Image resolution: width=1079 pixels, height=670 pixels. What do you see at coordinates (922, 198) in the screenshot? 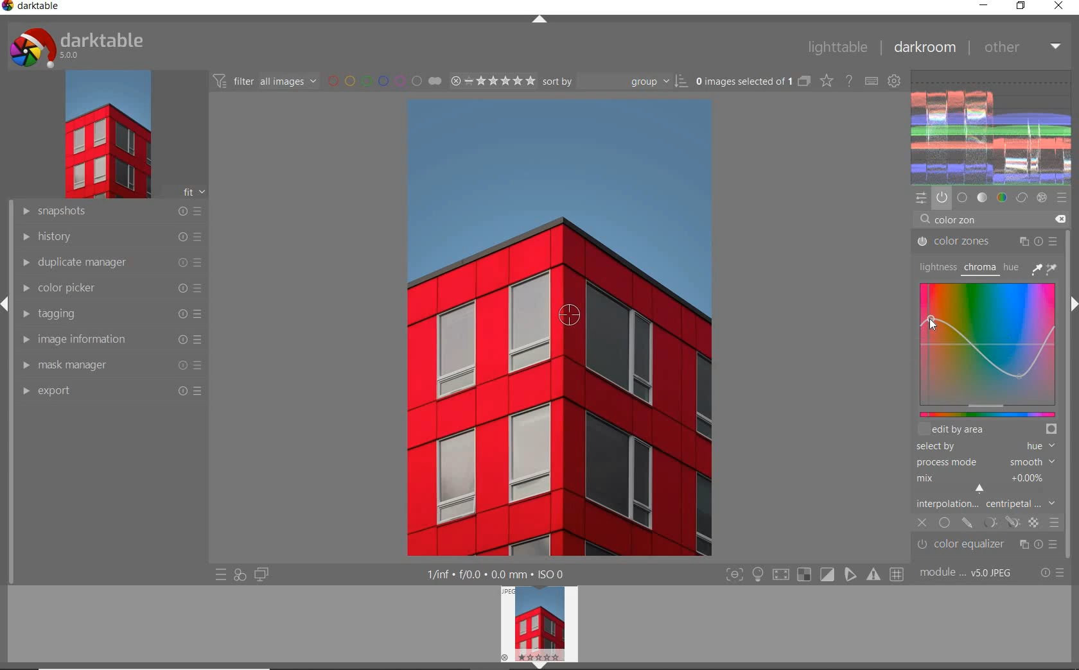
I see `quick access panel` at bounding box center [922, 198].